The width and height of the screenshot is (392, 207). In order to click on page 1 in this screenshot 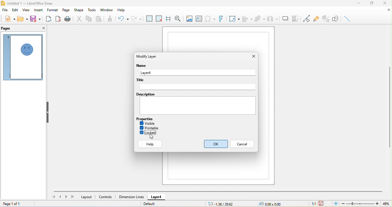, I will do `click(23, 57)`.